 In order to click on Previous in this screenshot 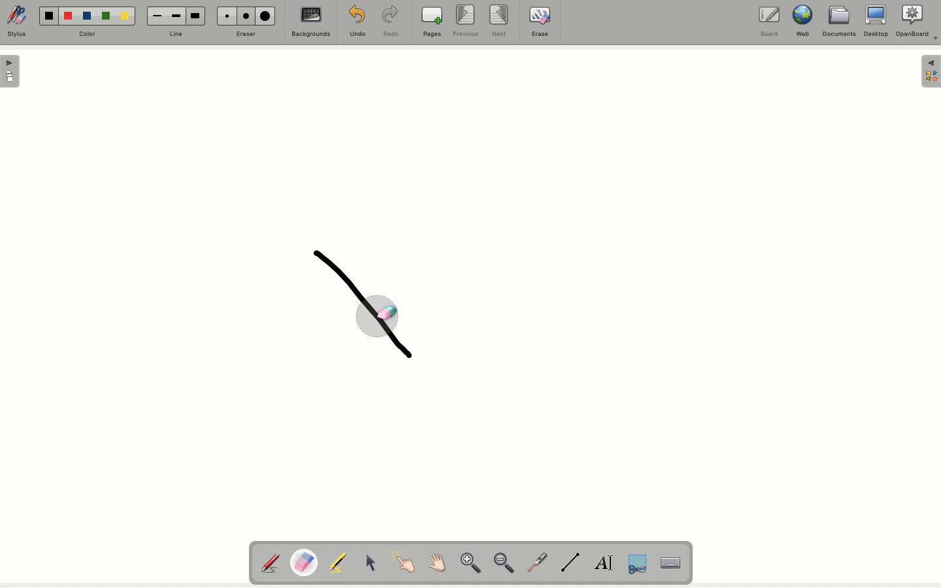, I will do `click(467, 22)`.